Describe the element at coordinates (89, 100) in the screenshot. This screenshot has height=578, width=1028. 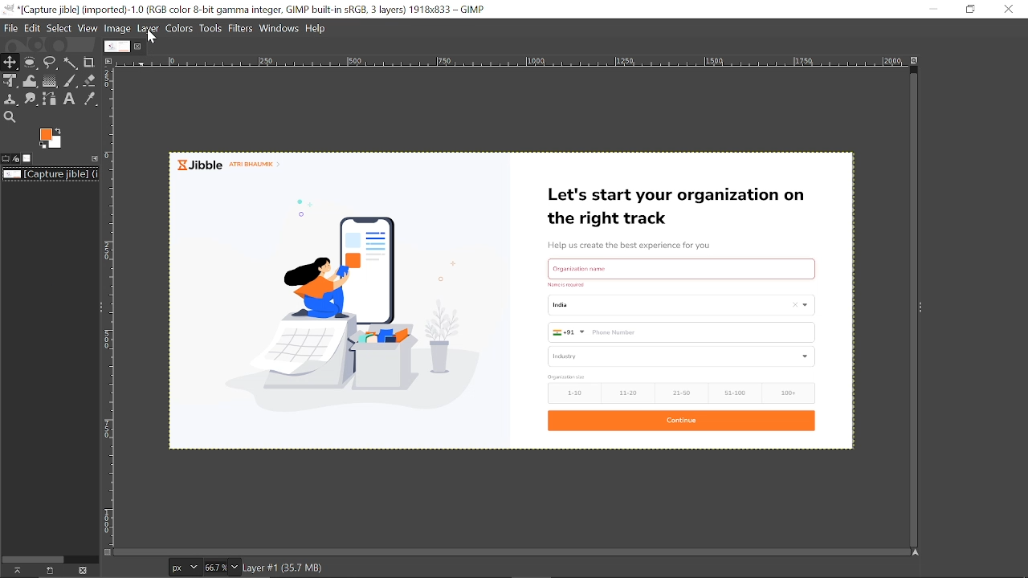
I see `Color picker tool` at that location.